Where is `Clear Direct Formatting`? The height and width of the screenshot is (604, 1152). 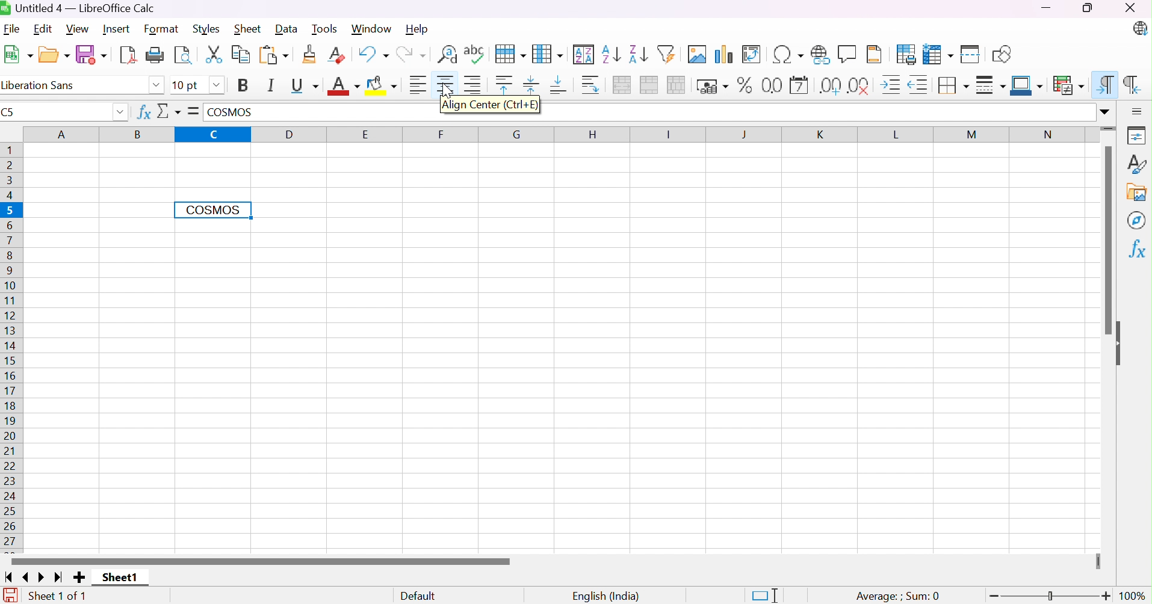 Clear Direct Formatting is located at coordinates (336, 55).